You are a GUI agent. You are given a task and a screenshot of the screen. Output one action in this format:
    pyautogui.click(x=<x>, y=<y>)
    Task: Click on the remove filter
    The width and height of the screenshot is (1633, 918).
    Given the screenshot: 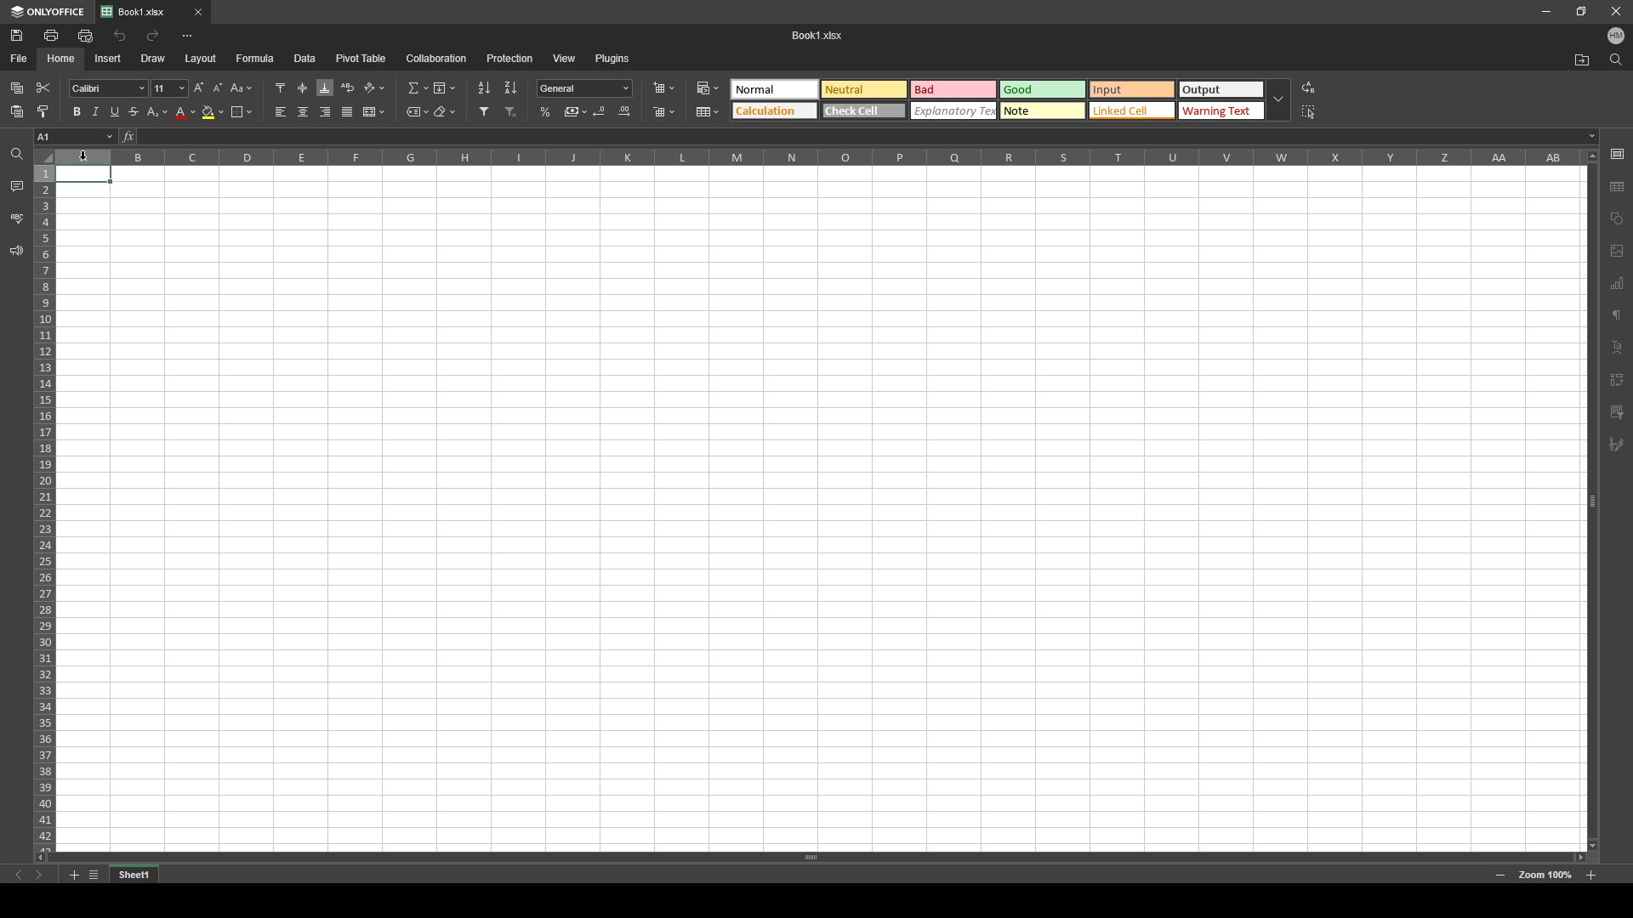 What is the action you would take?
    pyautogui.click(x=512, y=111)
    